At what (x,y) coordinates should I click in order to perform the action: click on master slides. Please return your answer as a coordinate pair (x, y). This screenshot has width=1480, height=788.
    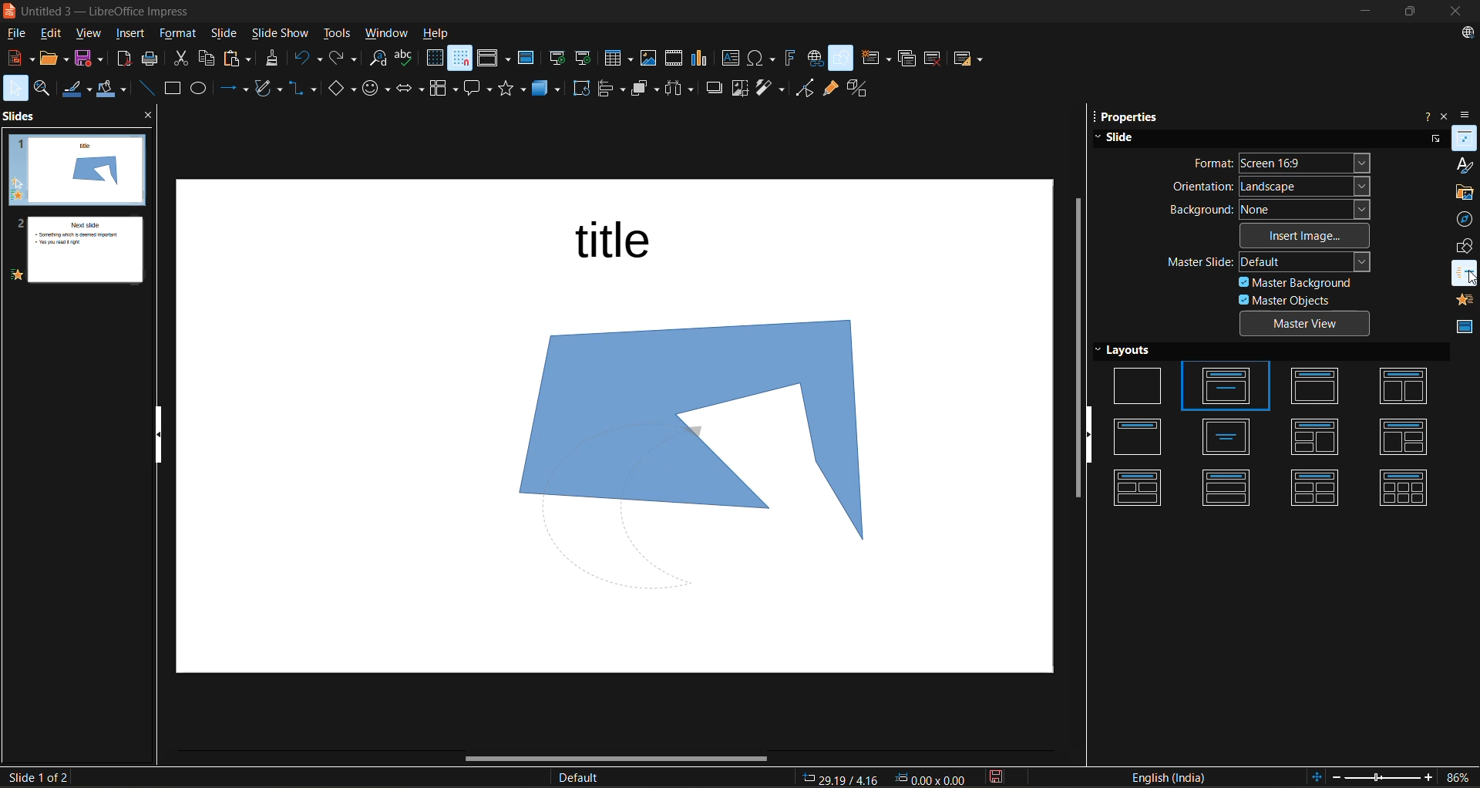
    Looking at the image, I should click on (1461, 331).